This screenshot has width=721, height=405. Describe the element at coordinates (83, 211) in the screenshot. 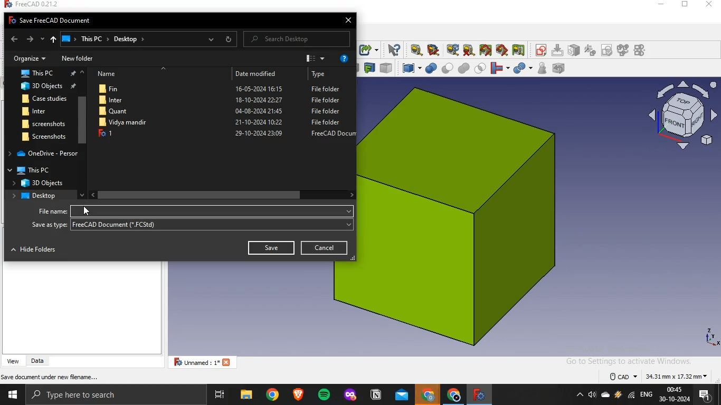

I see `filename` at that location.